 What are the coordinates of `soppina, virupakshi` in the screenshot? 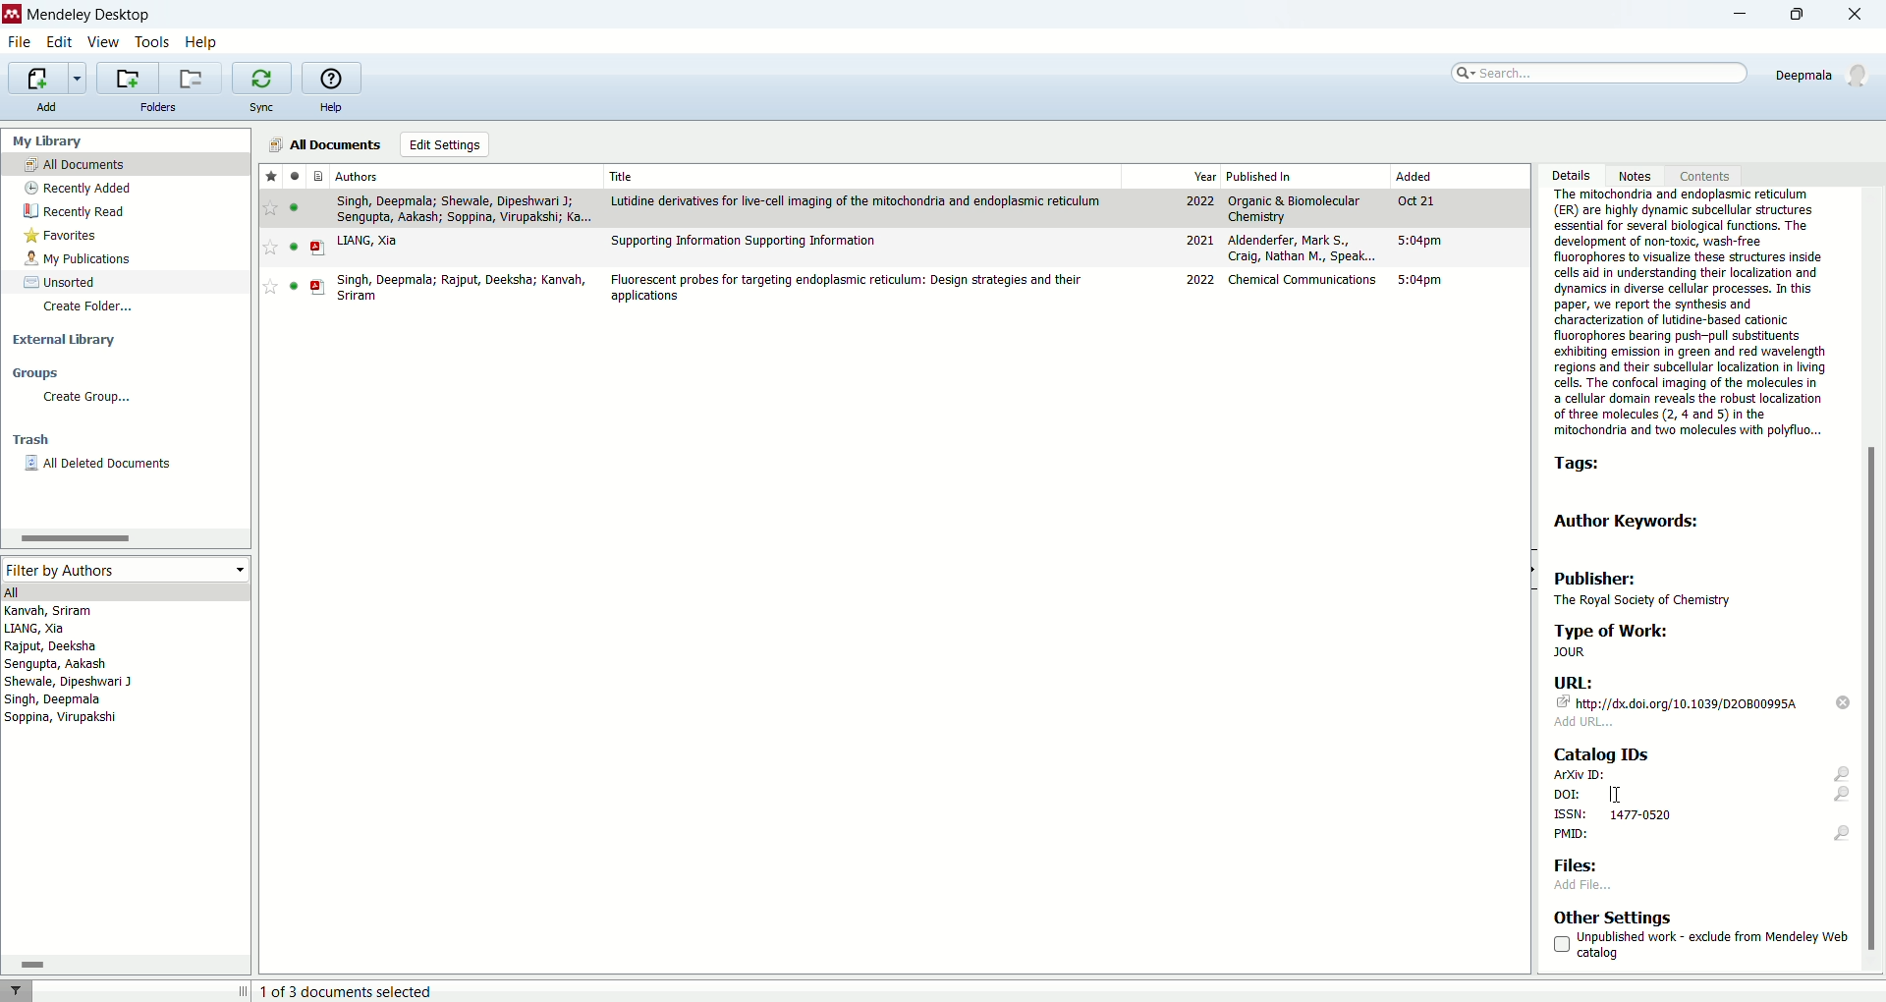 It's located at (62, 716).